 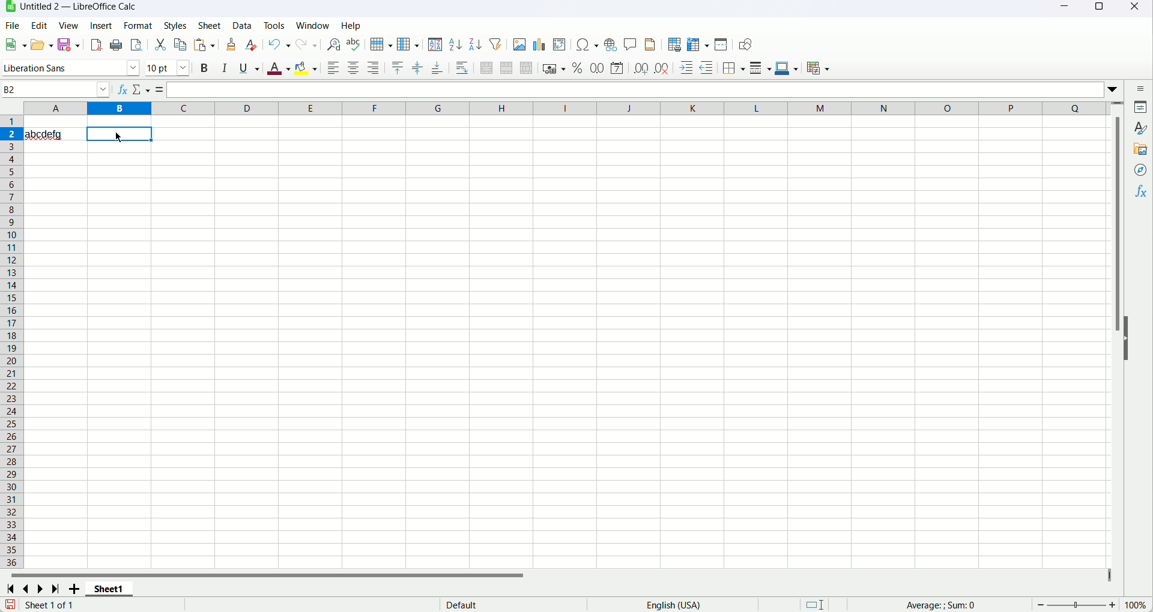 What do you see at coordinates (155, 89) in the screenshot?
I see `accept` at bounding box center [155, 89].